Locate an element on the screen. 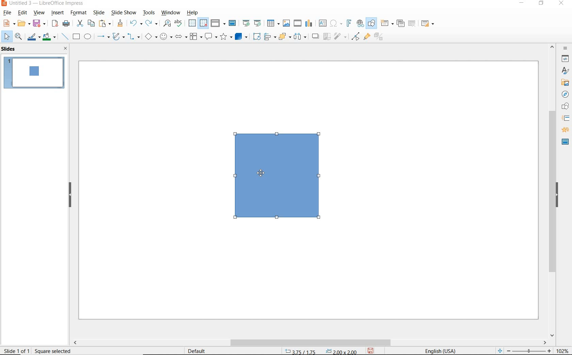  crop image is located at coordinates (327, 37).